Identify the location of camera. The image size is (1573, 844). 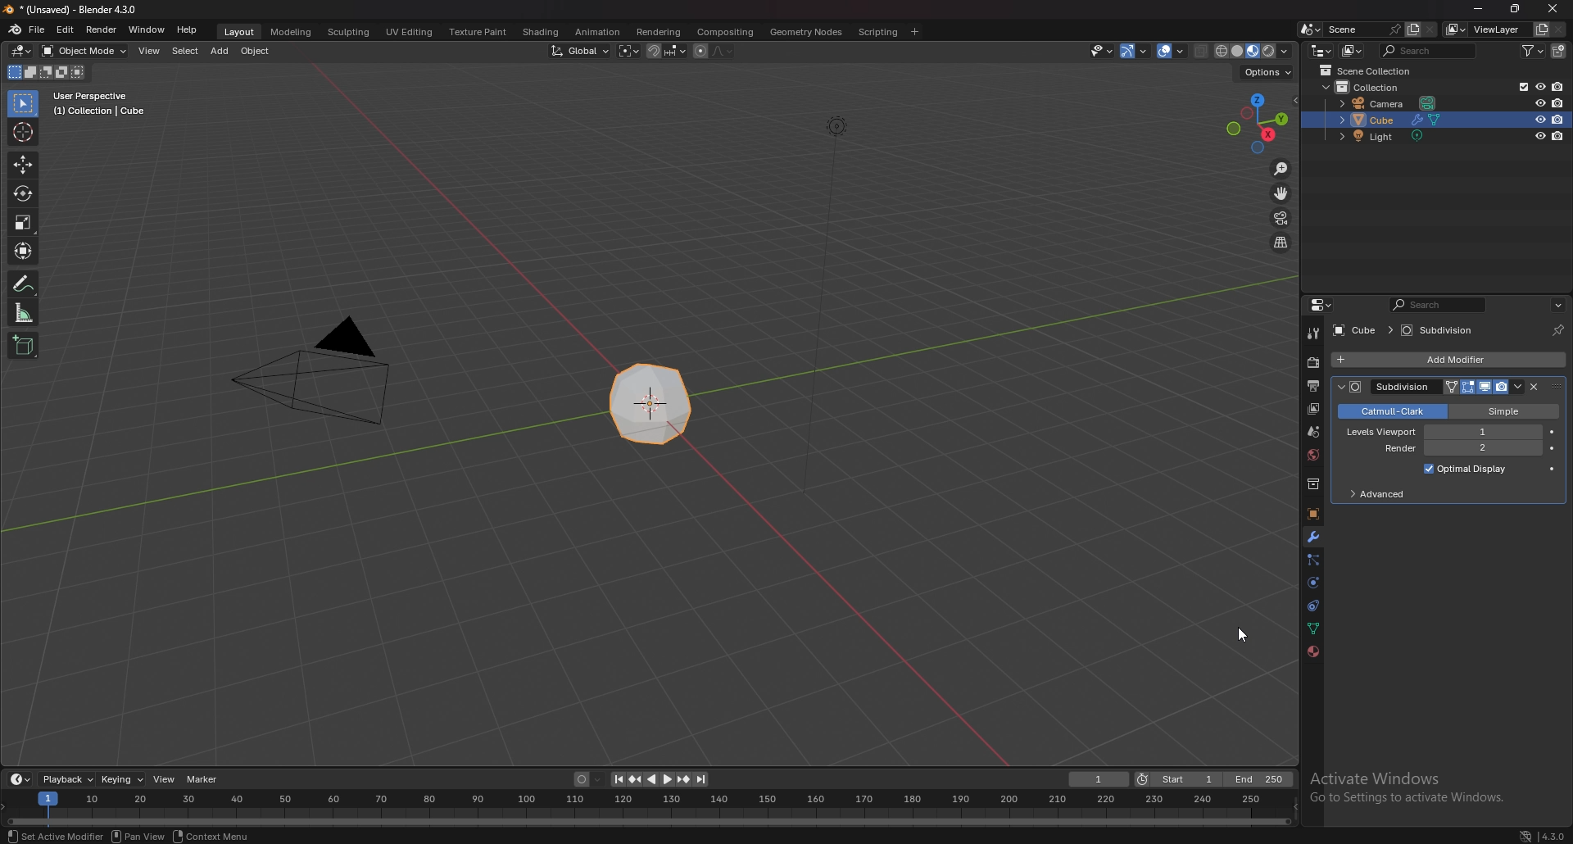
(1390, 103).